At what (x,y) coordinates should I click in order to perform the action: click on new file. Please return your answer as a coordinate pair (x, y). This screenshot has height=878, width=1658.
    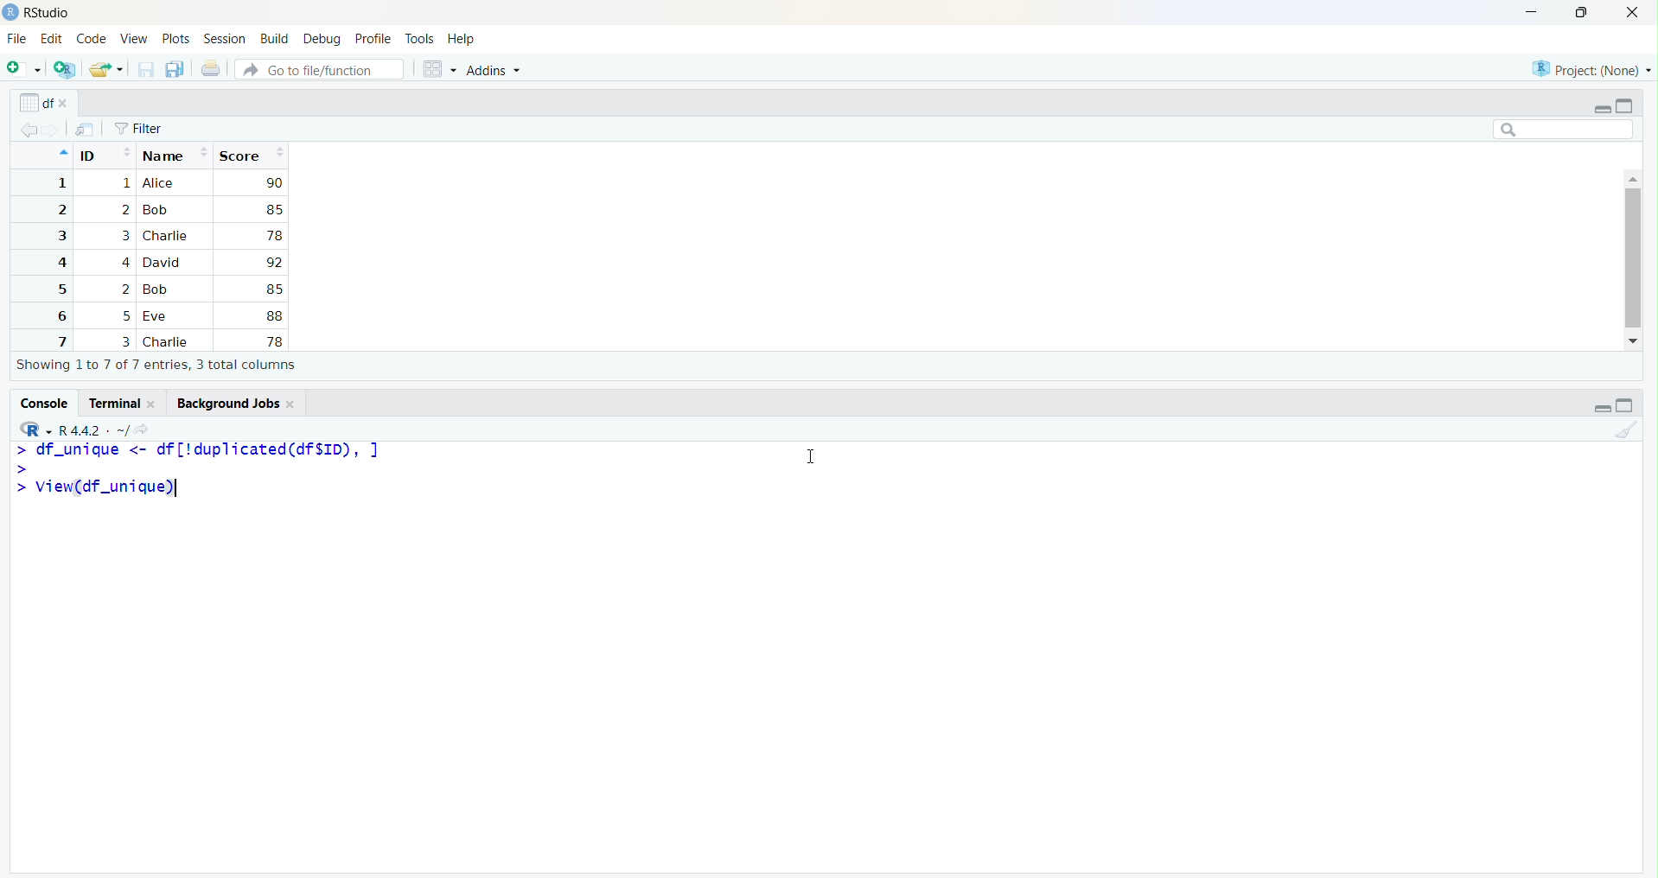
    Looking at the image, I should click on (25, 68).